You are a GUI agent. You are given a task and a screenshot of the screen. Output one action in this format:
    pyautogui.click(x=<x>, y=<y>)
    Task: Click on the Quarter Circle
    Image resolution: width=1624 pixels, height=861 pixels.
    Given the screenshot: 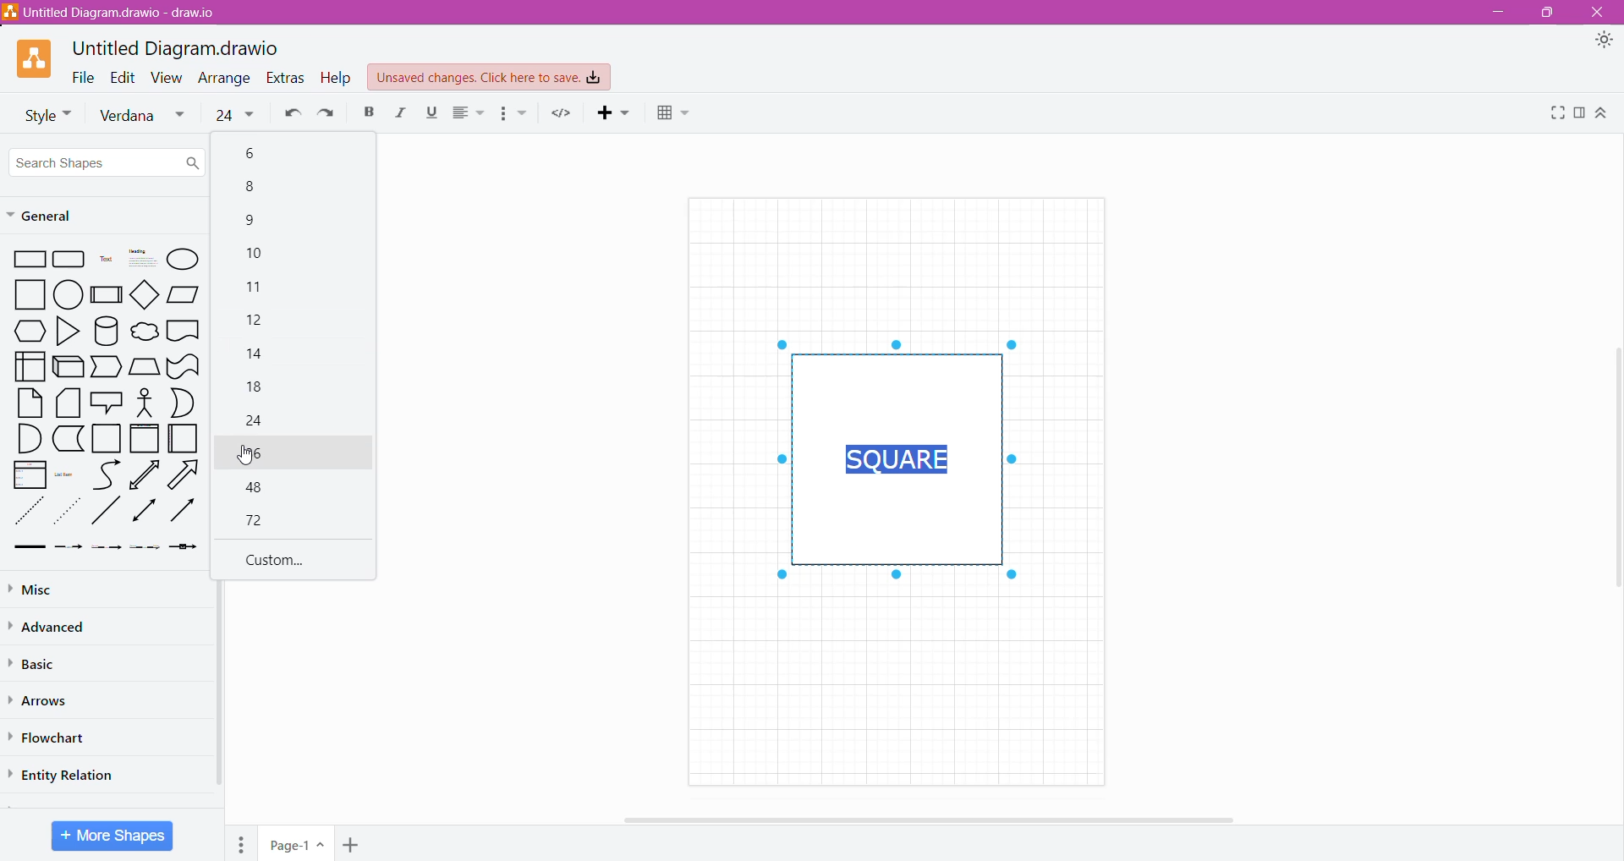 What is the action you would take?
    pyautogui.click(x=24, y=439)
    